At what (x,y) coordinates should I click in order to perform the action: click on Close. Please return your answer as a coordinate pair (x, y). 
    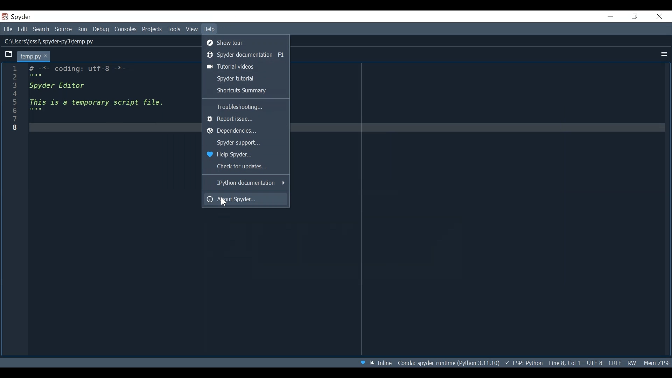
    Looking at the image, I should click on (659, 17).